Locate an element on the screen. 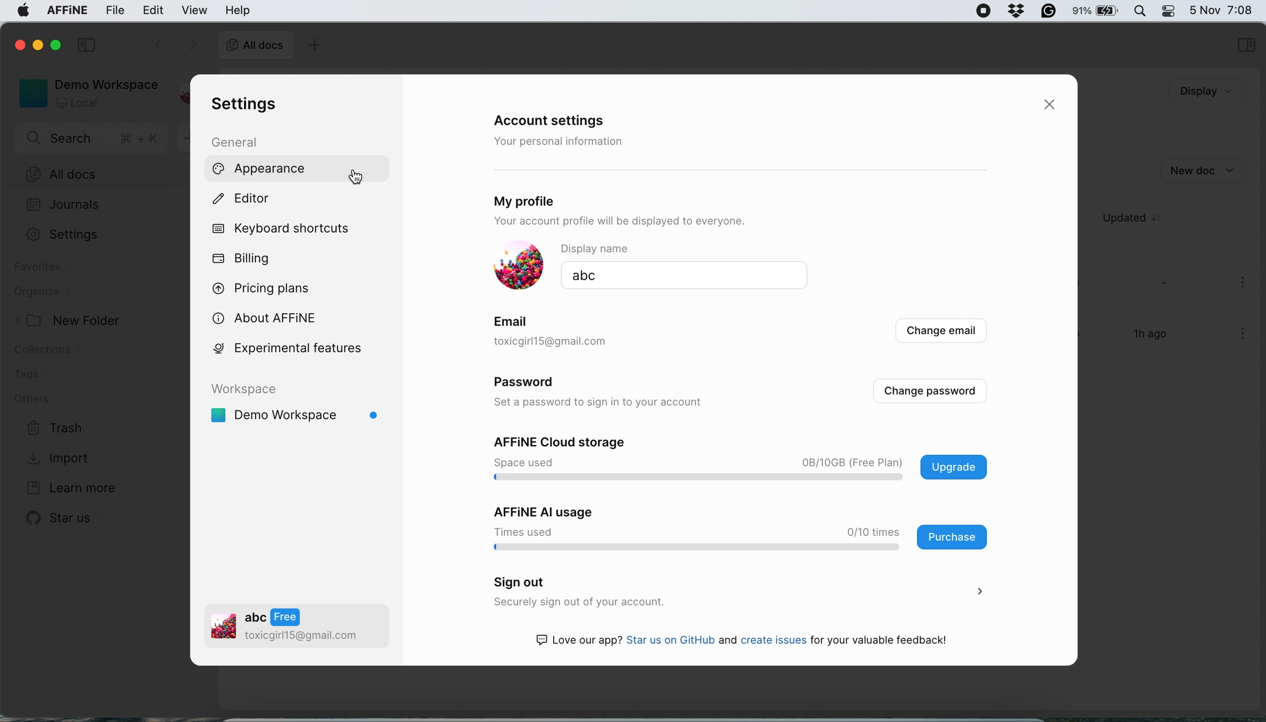 This screenshot has width=1266, height=722. editor is located at coordinates (243, 199).